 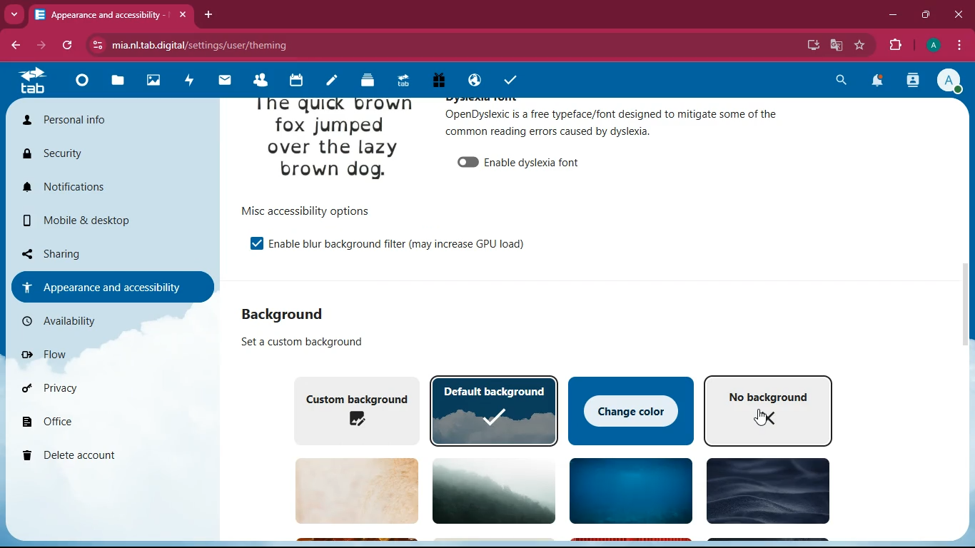 What do you see at coordinates (71, 46) in the screenshot?
I see `refresh` at bounding box center [71, 46].